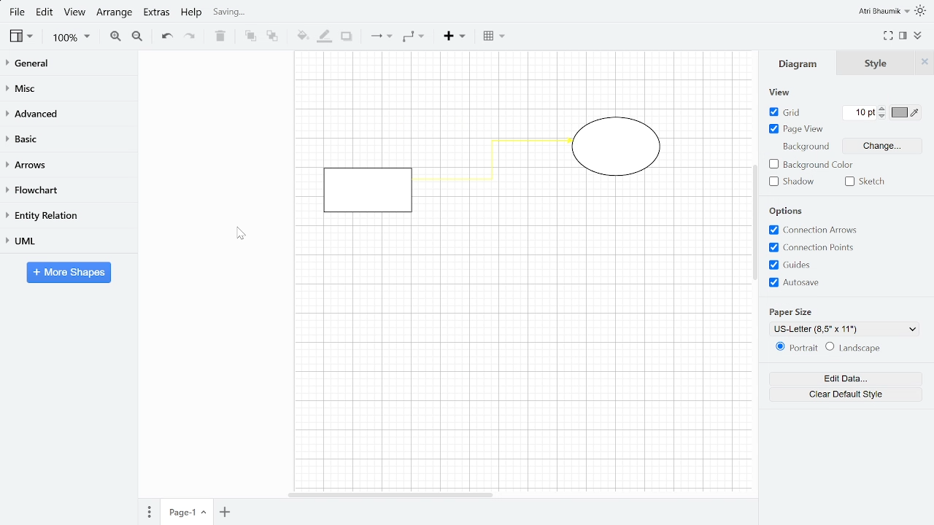  What do you see at coordinates (493, 37) in the screenshot?
I see `Yable` at bounding box center [493, 37].